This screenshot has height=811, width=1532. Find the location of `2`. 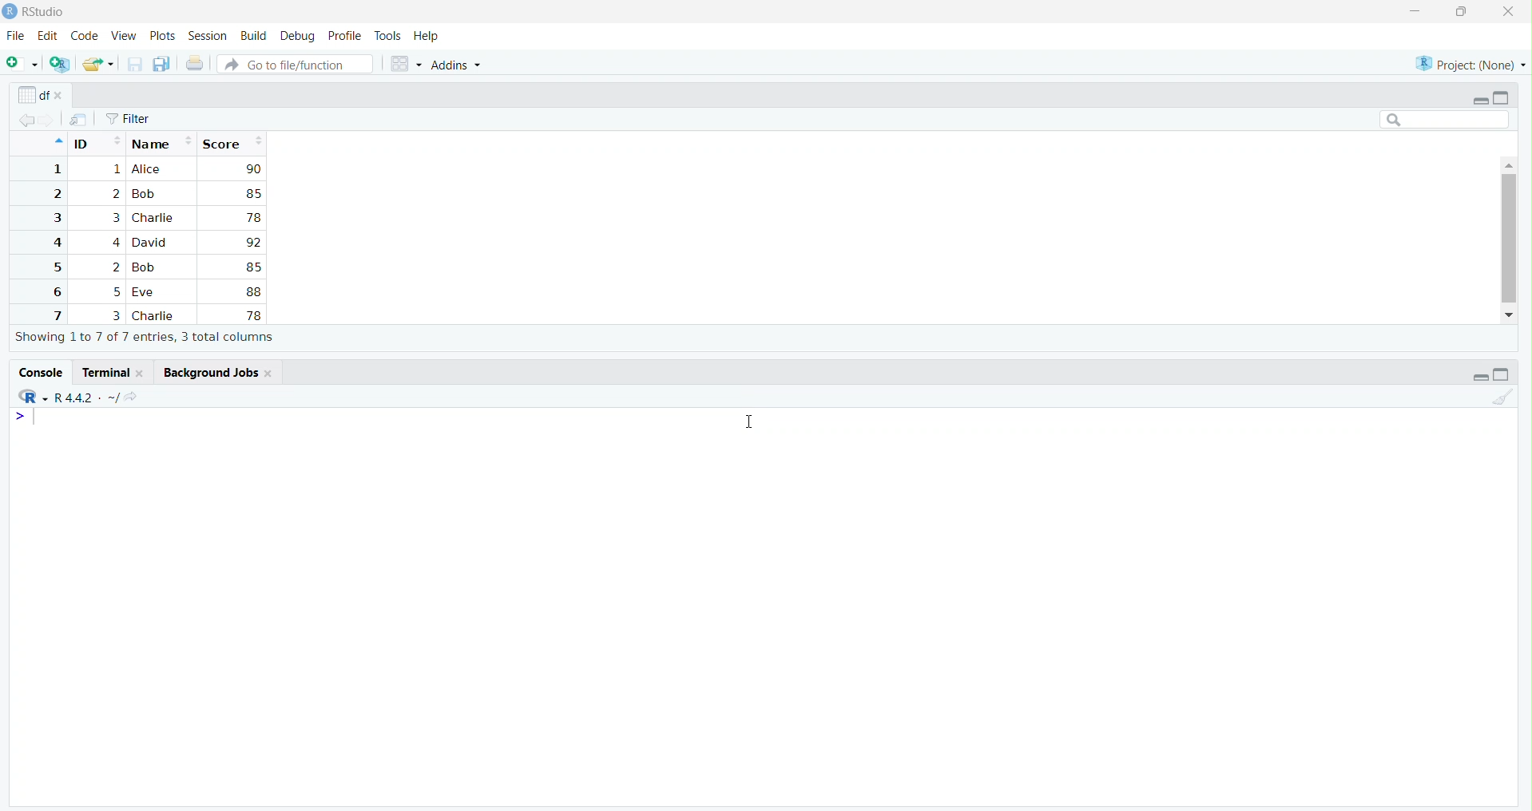

2 is located at coordinates (115, 267).